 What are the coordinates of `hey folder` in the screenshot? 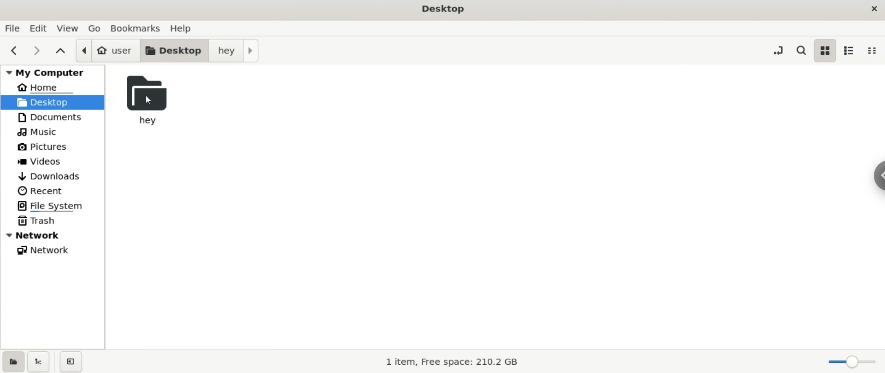 It's located at (153, 102).